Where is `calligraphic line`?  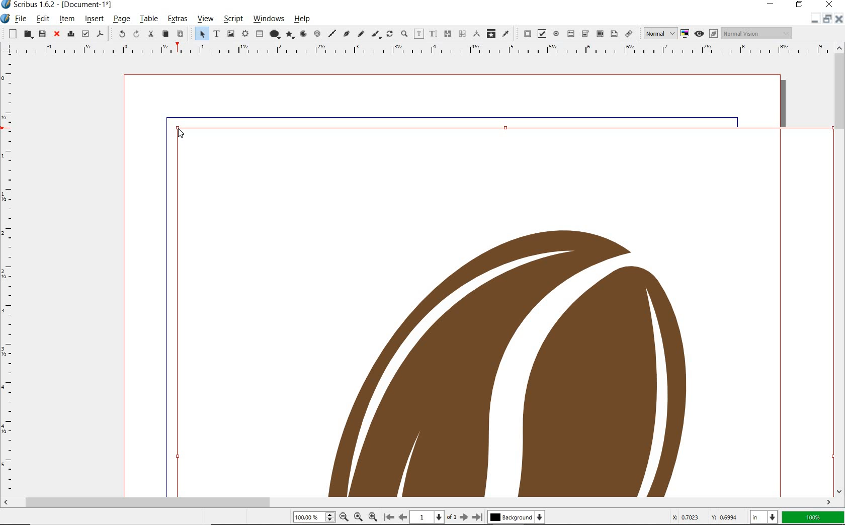 calligraphic line is located at coordinates (377, 35).